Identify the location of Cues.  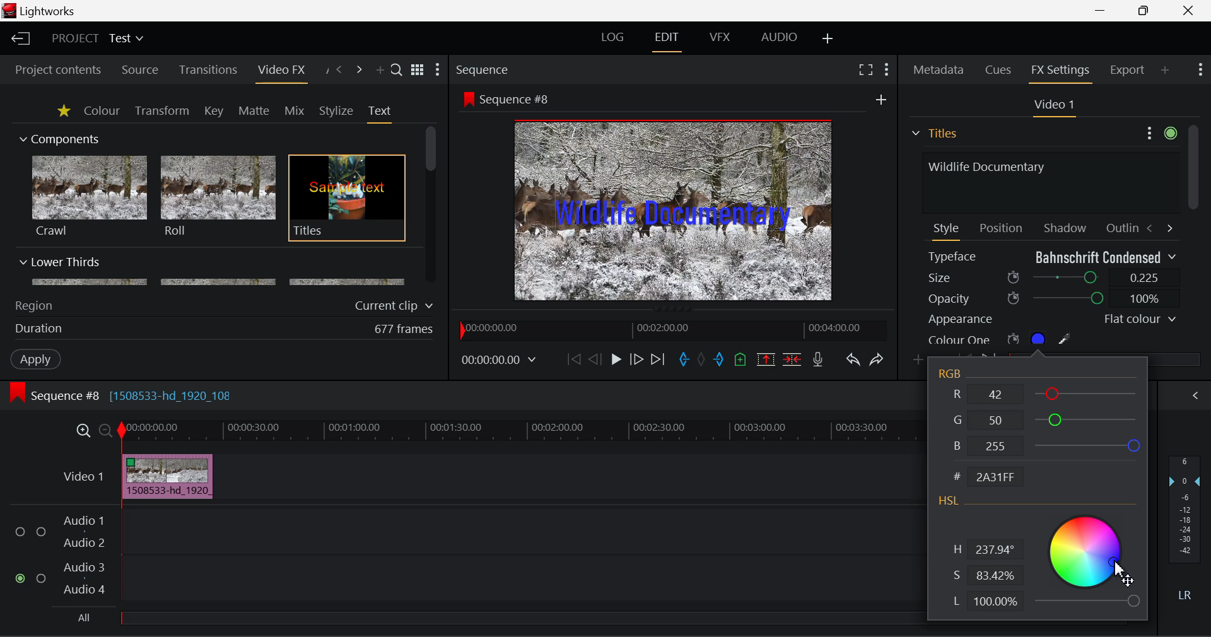
(1000, 70).